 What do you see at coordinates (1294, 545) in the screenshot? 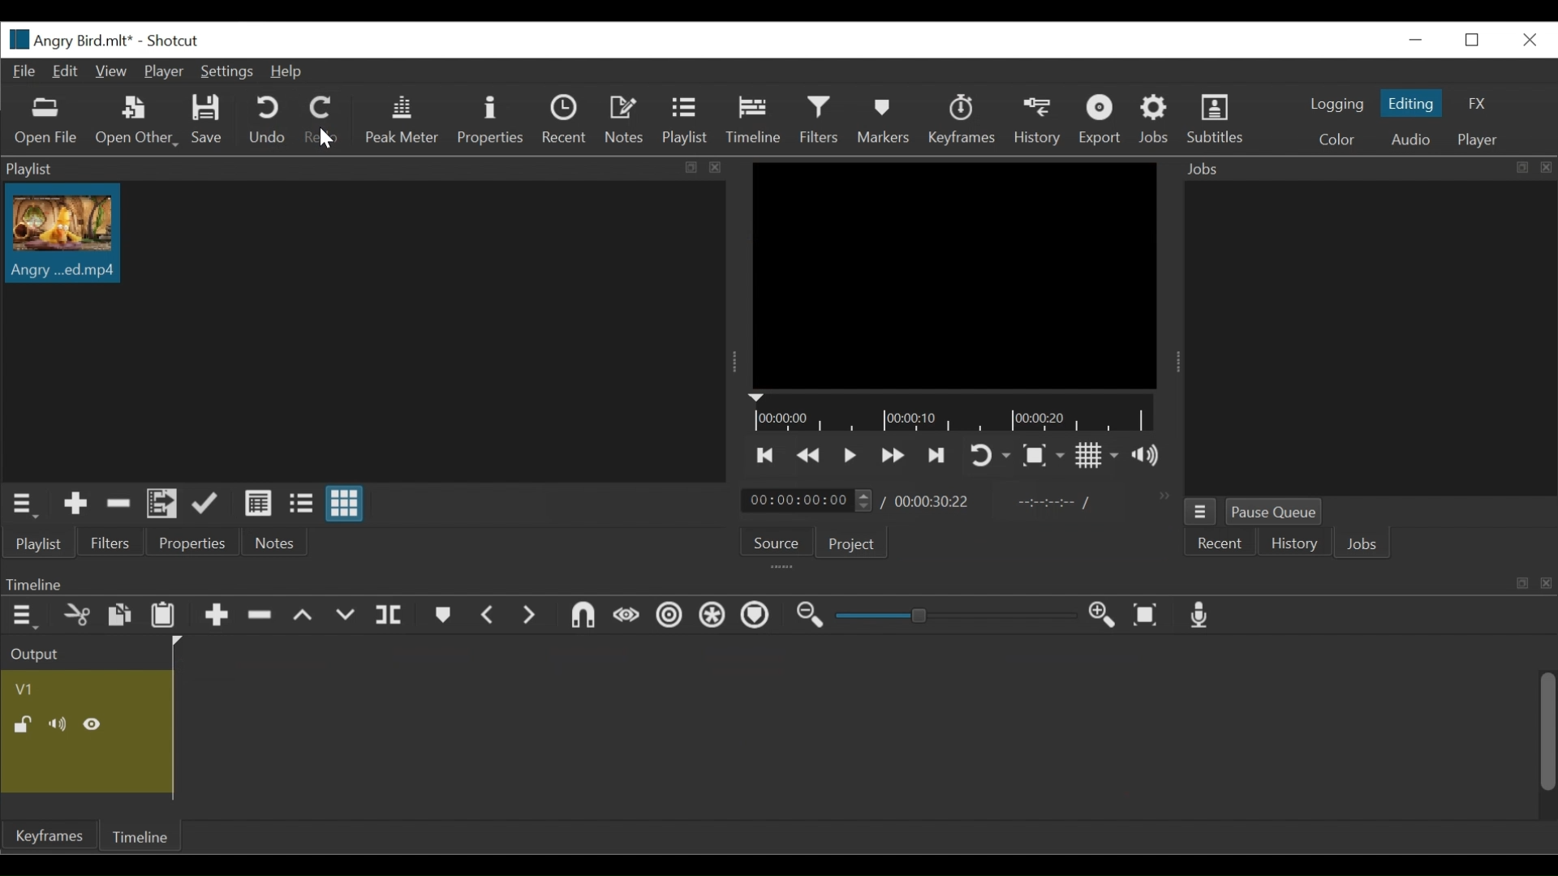
I see `History` at bounding box center [1294, 545].